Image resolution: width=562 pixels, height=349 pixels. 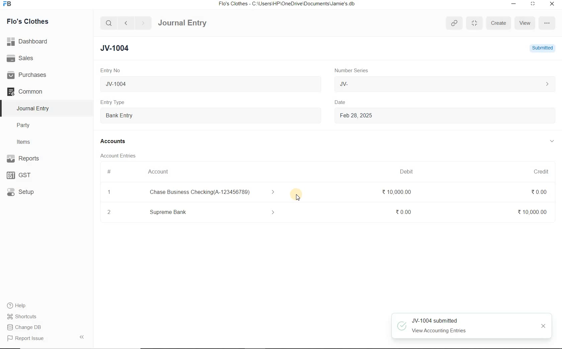 I want to click on Submitted, so click(x=542, y=47).